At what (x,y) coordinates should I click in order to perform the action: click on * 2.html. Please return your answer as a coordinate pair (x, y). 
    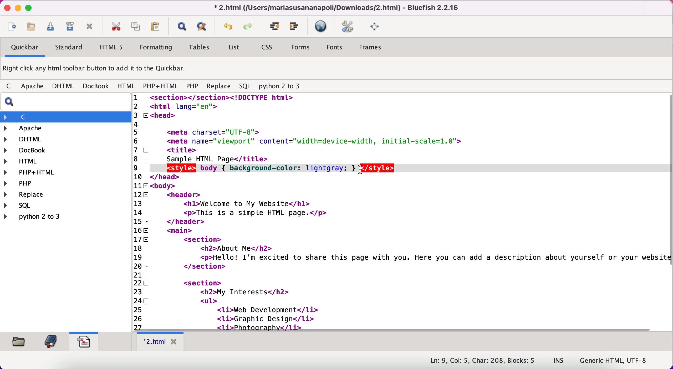
    Looking at the image, I should click on (161, 342).